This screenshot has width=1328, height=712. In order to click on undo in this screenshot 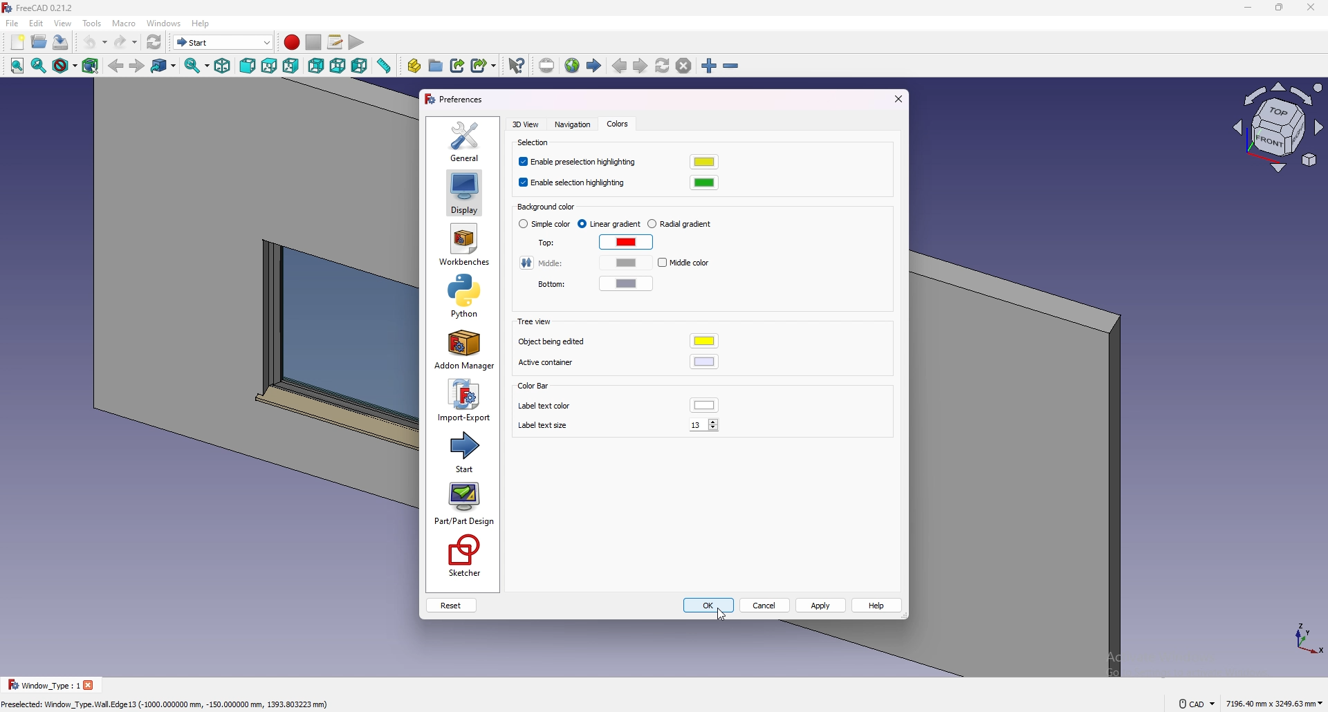, I will do `click(95, 42)`.